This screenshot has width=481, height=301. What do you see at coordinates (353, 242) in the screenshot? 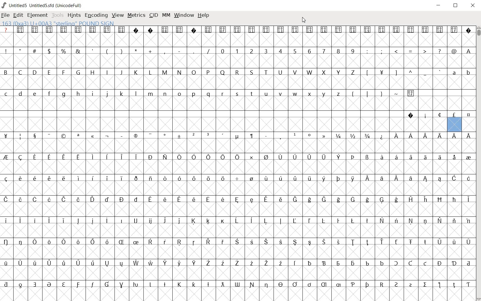
I see `Symbol` at bounding box center [353, 242].